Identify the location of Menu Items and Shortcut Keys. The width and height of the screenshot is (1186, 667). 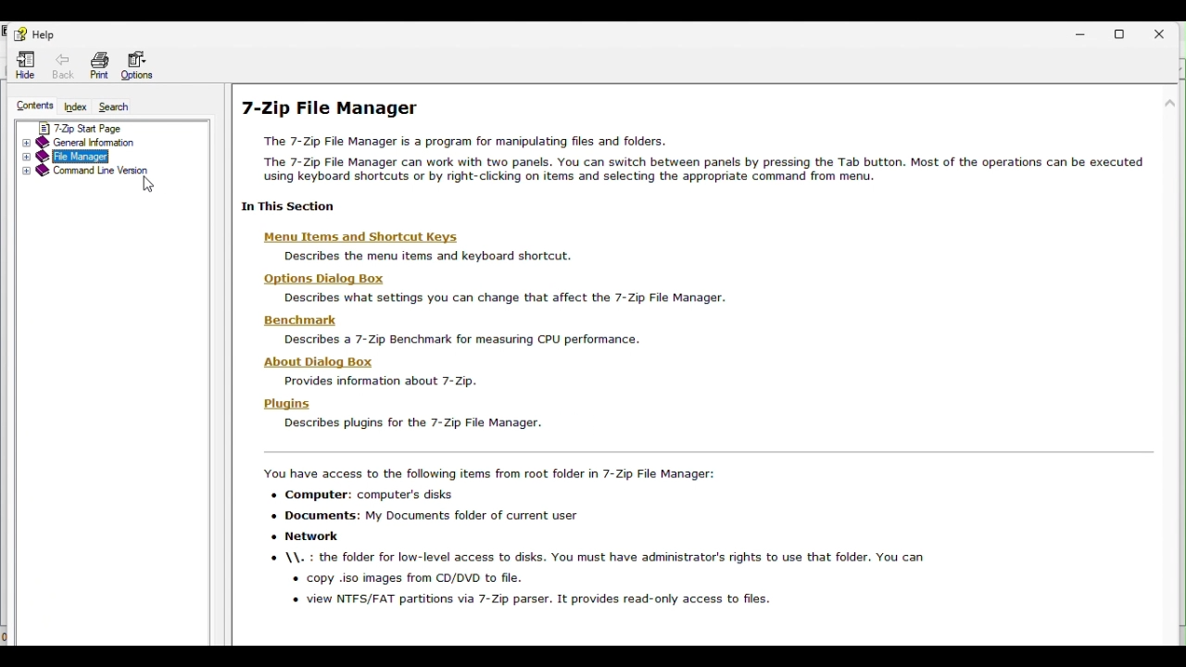
(367, 238).